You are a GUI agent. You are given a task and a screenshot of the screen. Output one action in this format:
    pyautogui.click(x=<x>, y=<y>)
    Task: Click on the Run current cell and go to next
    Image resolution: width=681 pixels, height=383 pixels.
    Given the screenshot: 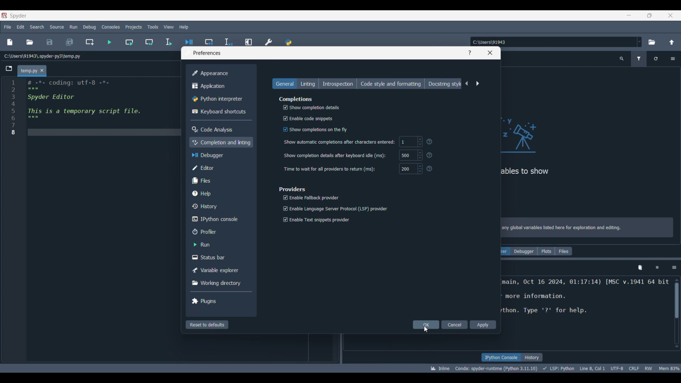 What is the action you would take?
    pyautogui.click(x=149, y=42)
    